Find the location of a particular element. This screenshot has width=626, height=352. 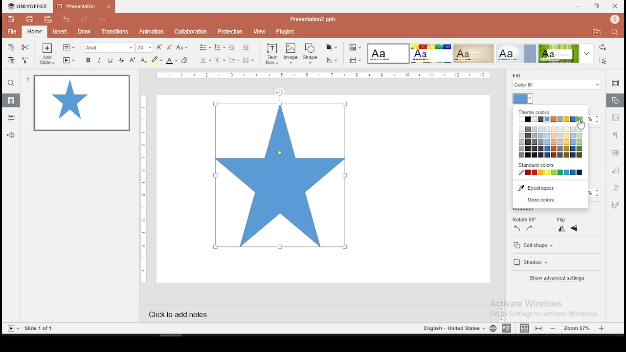

 is located at coordinates (430, 54).